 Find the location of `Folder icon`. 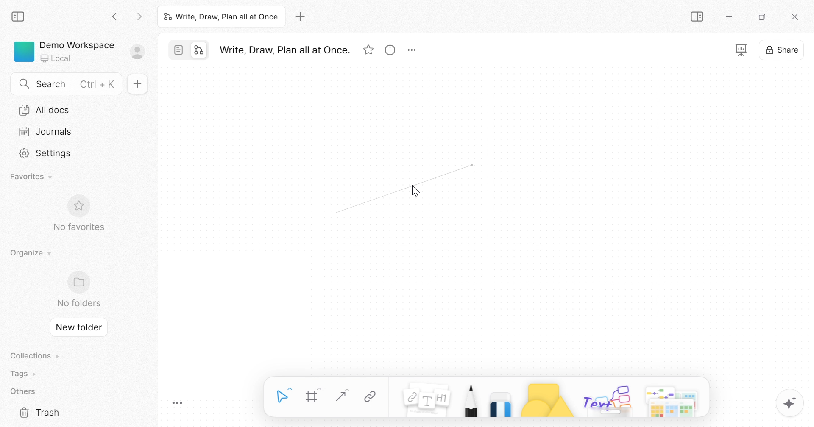

Folder icon is located at coordinates (81, 281).